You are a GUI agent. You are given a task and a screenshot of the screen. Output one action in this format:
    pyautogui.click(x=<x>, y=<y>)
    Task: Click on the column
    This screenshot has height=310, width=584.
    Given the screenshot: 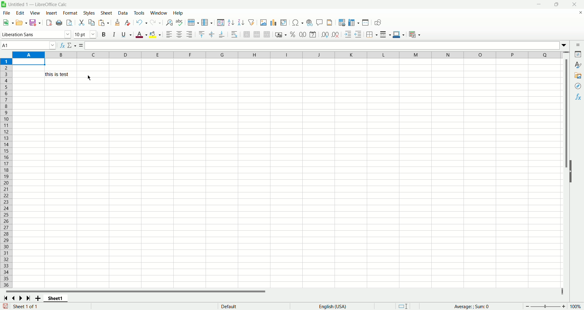 What is the action you would take?
    pyautogui.click(x=207, y=22)
    